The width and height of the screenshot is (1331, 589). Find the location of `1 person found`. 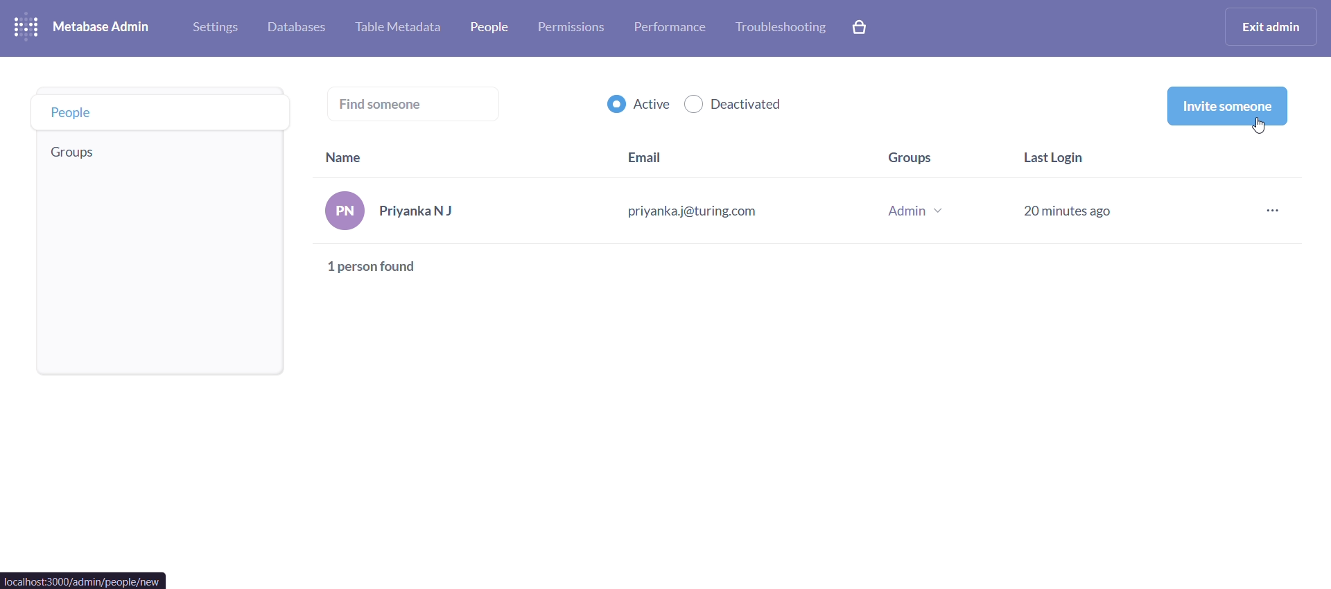

1 person found is located at coordinates (373, 267).